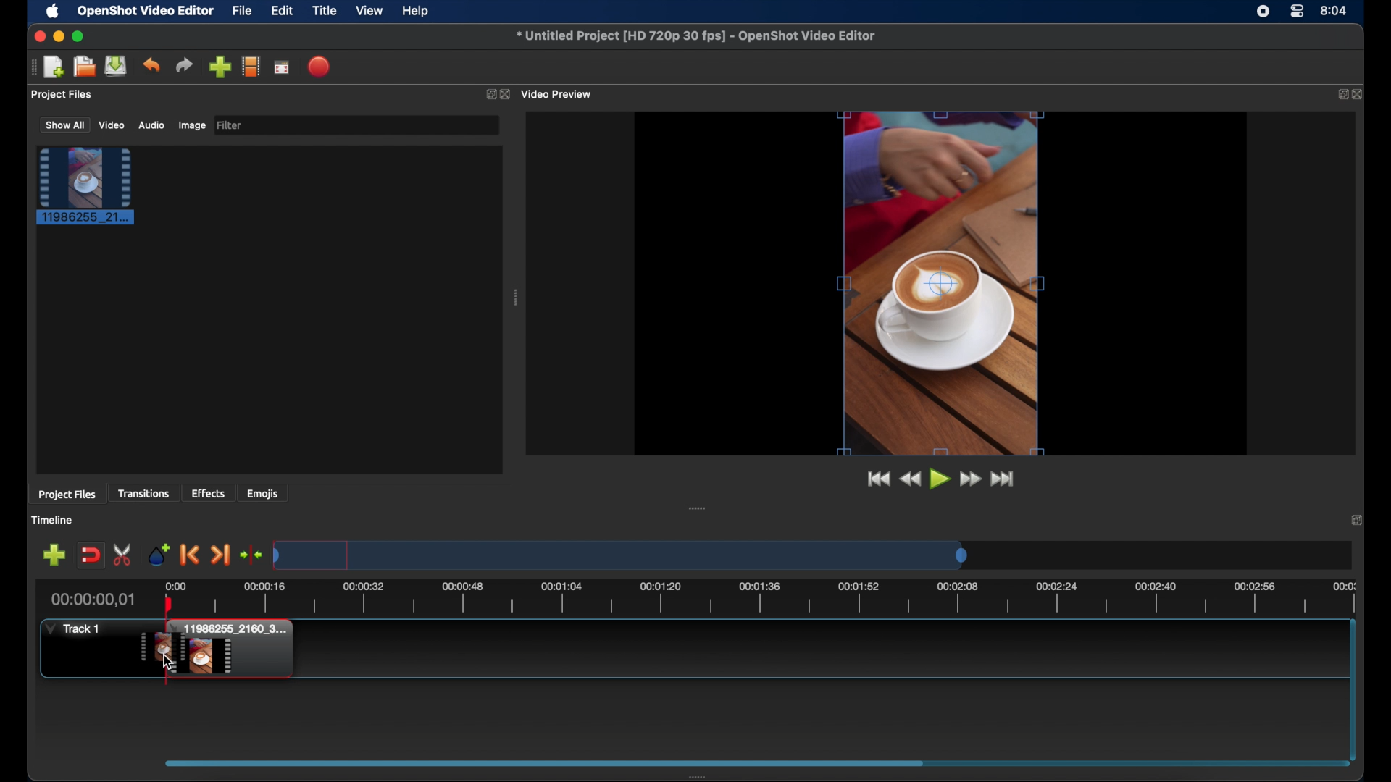  Describe the element at coordinates (878, 479) in the screenshot. I see `jump to start` at that location.